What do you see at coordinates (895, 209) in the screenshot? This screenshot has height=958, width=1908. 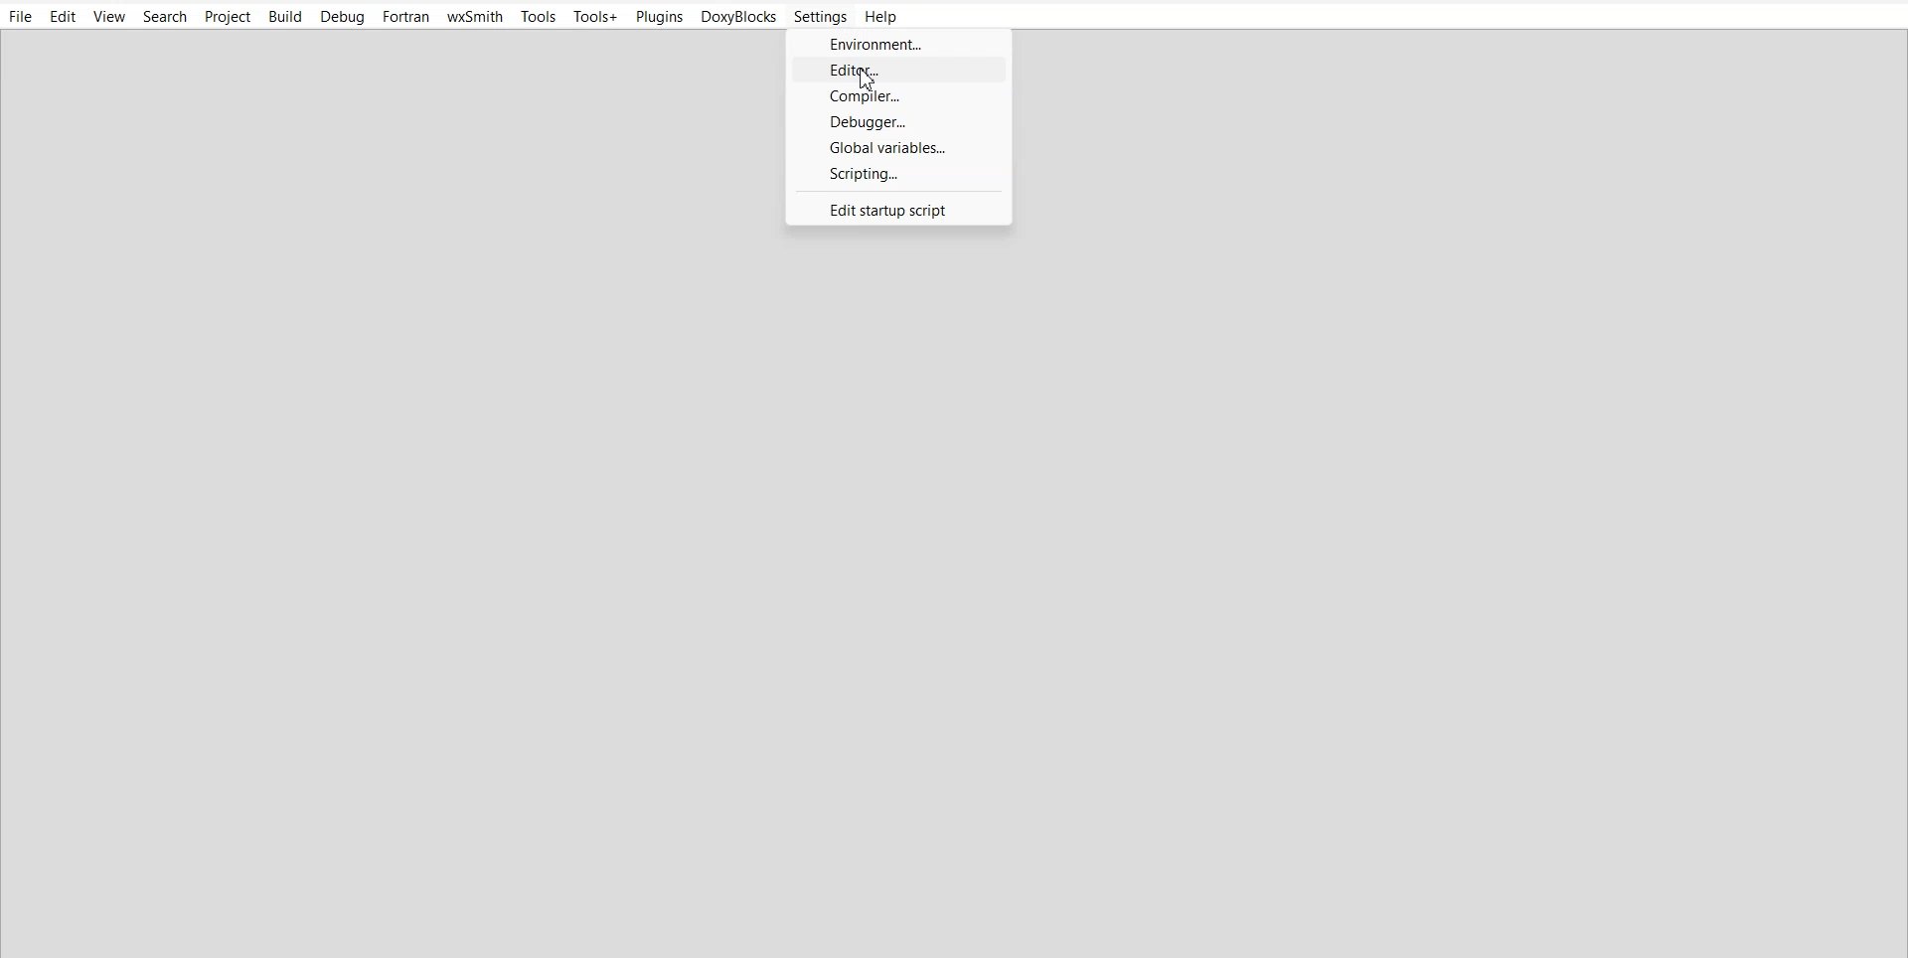 I see `Edit startup script` at bounding box center [895, 209].